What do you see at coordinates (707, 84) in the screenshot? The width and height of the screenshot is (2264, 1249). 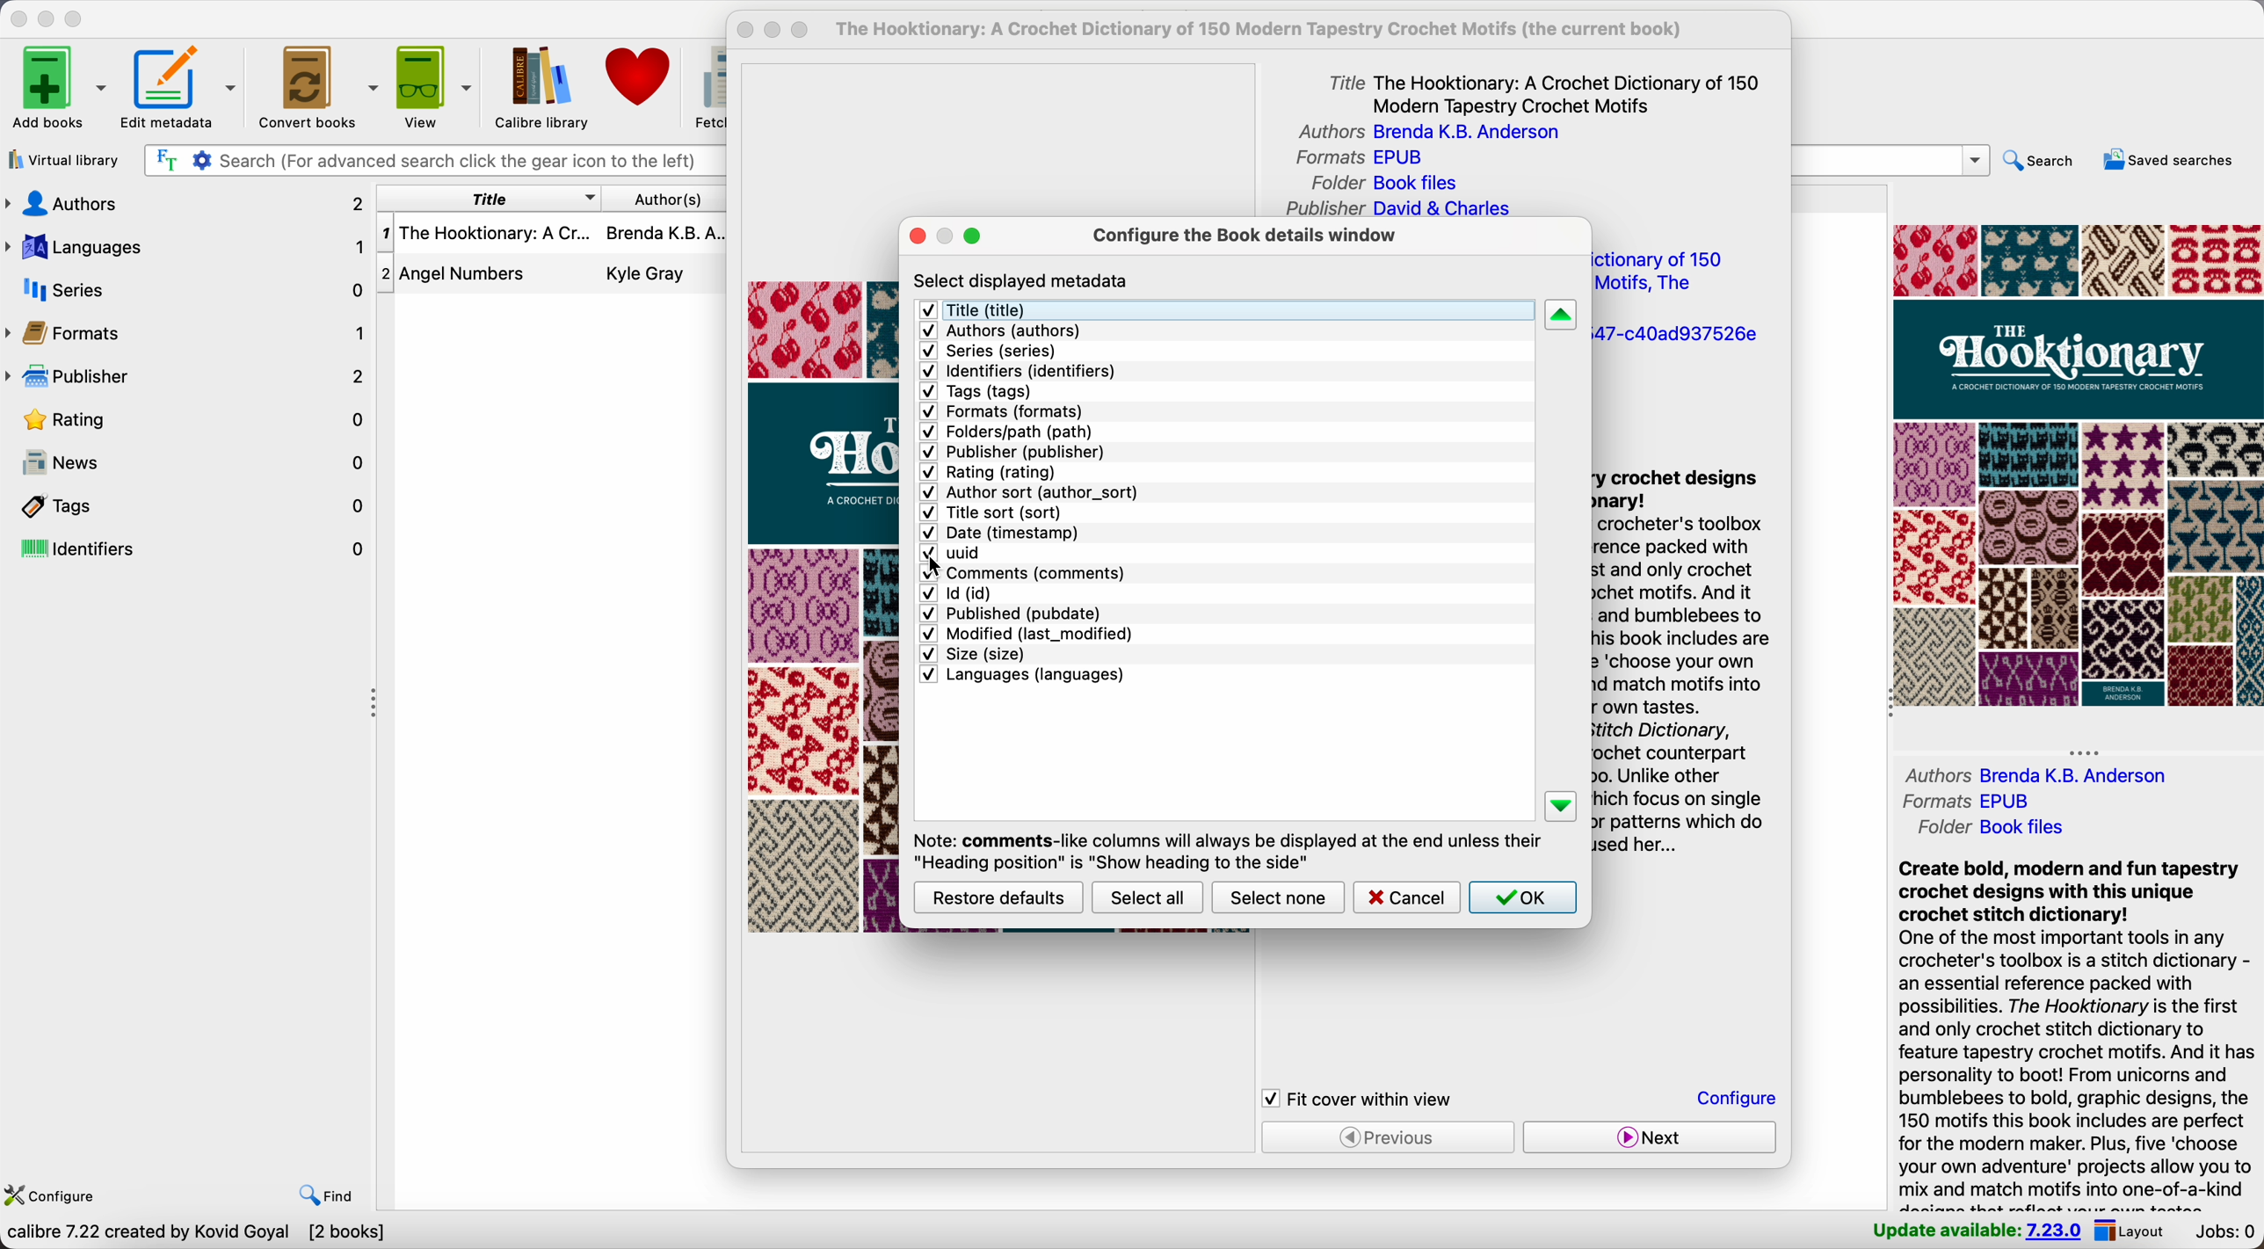 I see `fetch news` at bounding box center [707, 84].